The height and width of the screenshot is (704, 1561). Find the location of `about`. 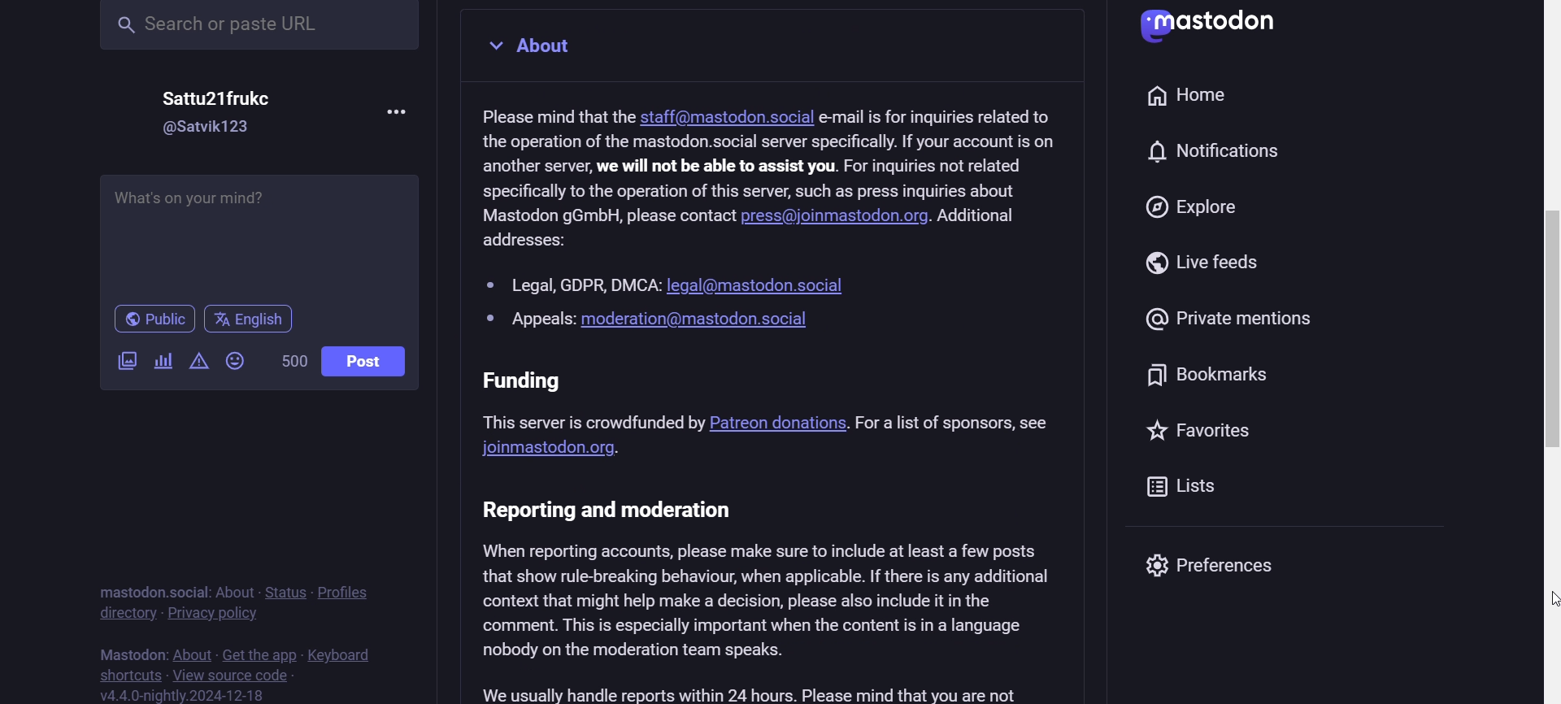

about is located at coordinates (191, 649).